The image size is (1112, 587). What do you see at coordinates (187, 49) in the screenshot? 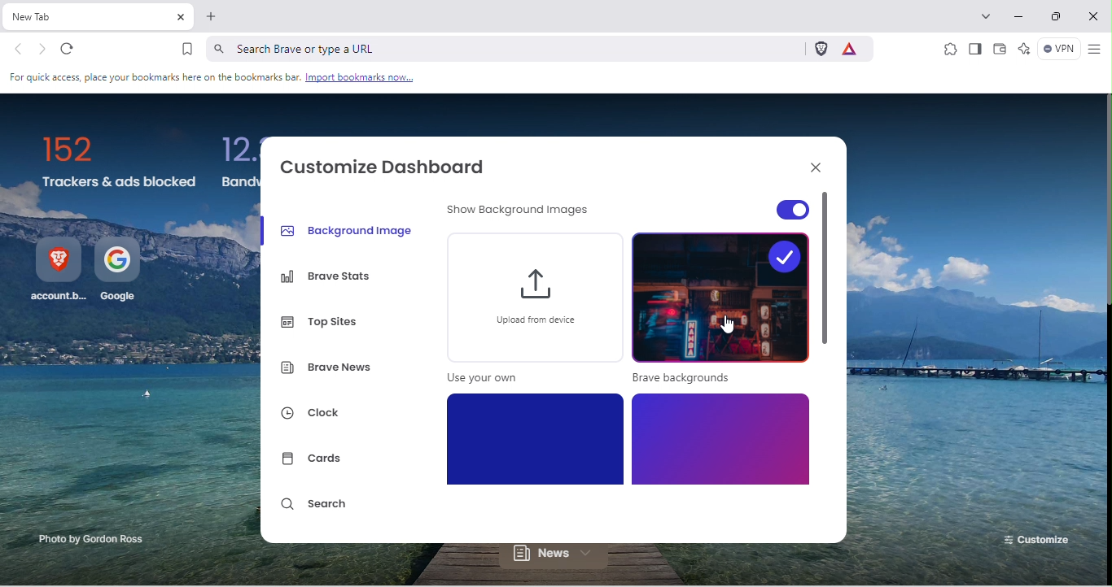
I see `Bookmark` at bounding box center [187, 49].